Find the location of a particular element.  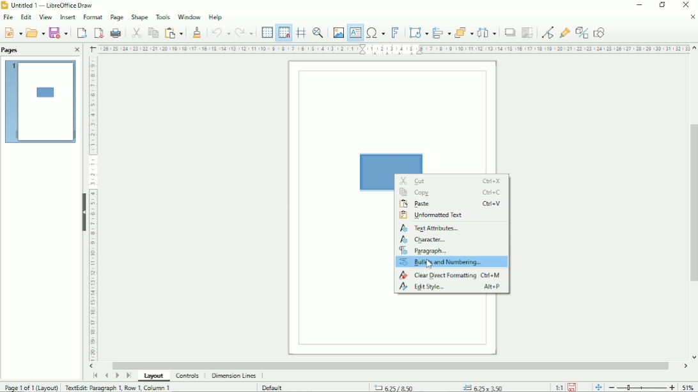

Toggle point edit mode is located at coordinates (548, 32).